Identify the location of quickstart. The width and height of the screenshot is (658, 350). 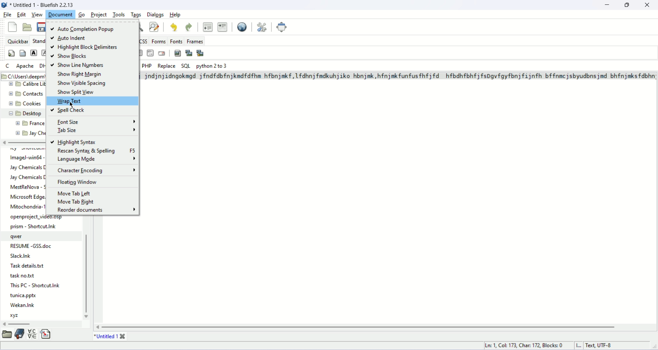
(11, 53).